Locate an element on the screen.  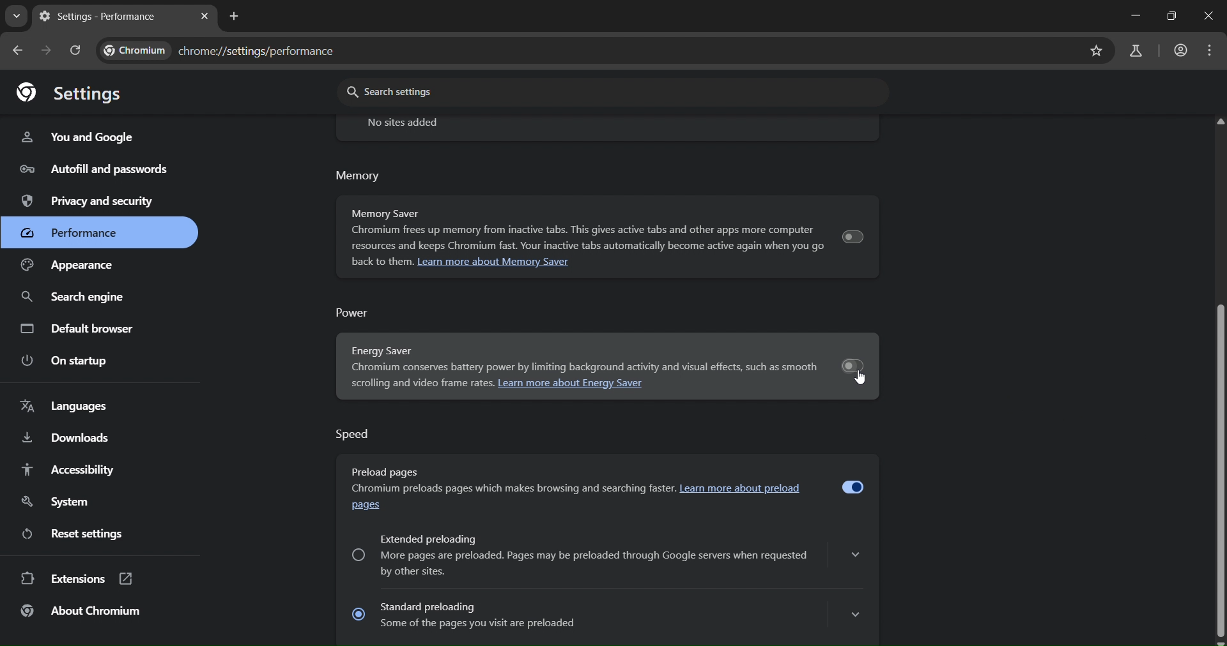
Memory Saver
Chromium frees up memory from inactive tabs. This gives active tabs and other apps more computer
resources and keeps Chromium fast. Your inactive tabs automatically become active again when you go is located at coordinates (585, 230).